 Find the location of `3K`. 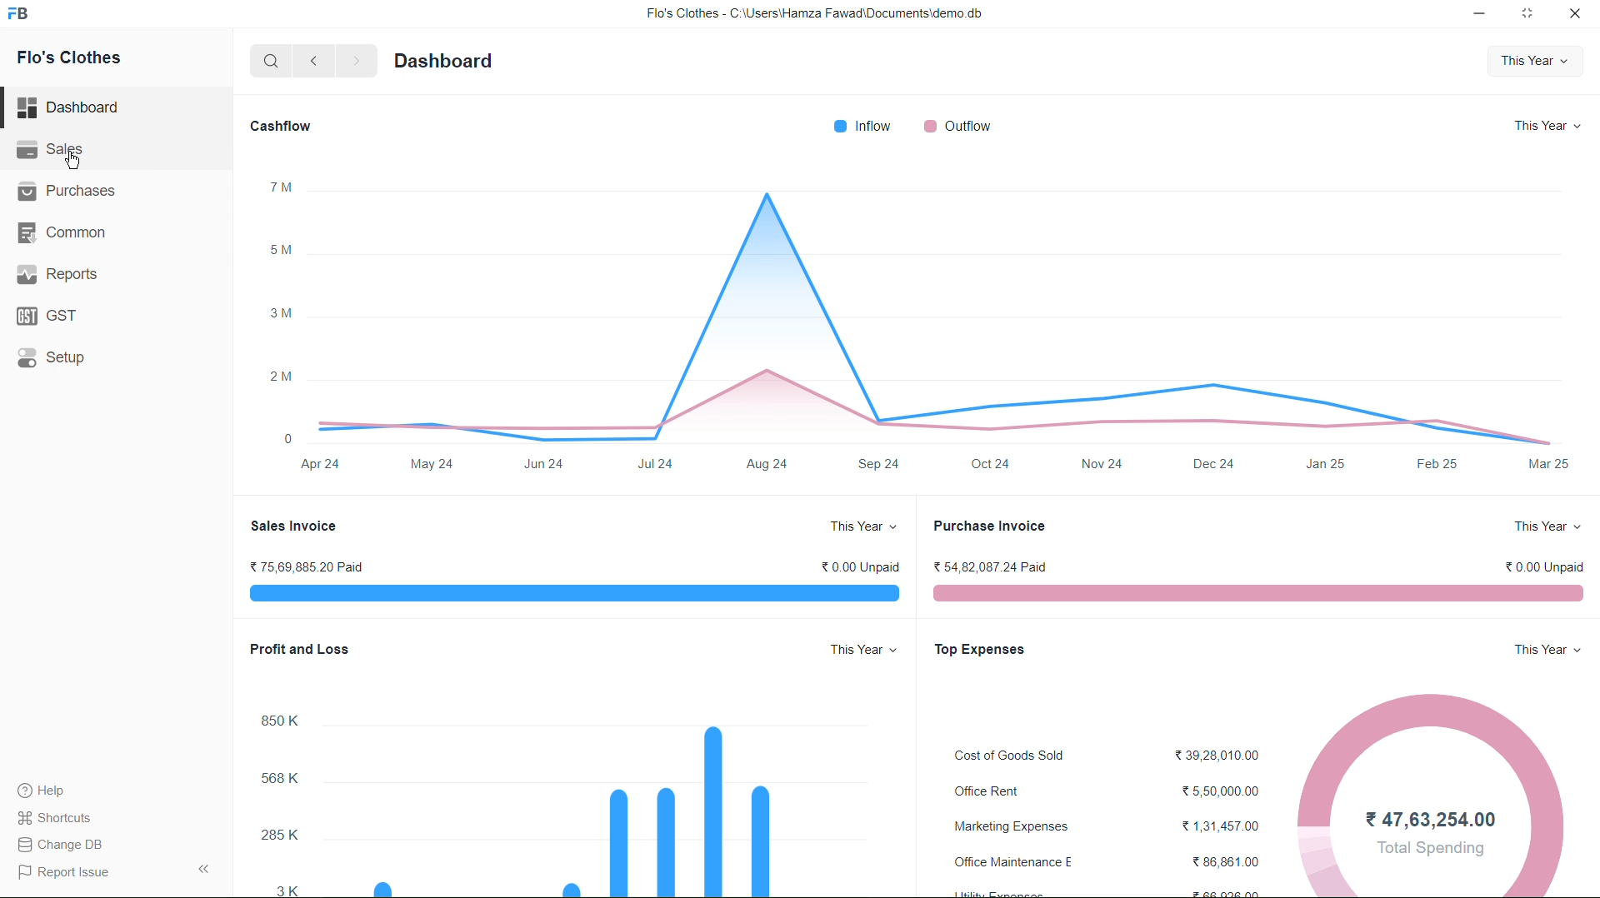

3K is located at coordinates (280, 888).